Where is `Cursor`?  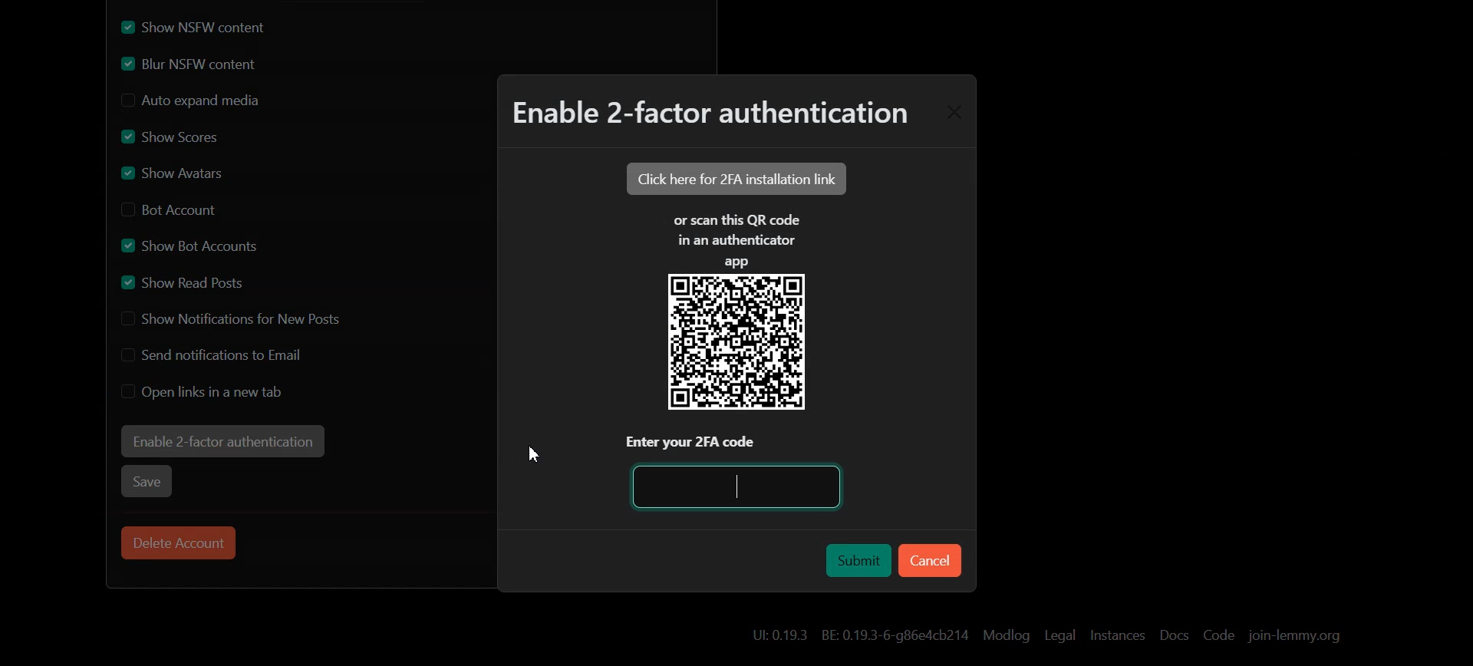 Cursor is located at coordinates (534, 454).